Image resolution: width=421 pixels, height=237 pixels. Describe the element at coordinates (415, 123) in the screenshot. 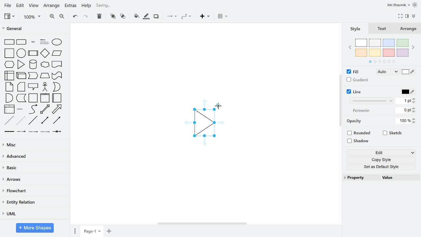

I see `decrease opacity` at that location.